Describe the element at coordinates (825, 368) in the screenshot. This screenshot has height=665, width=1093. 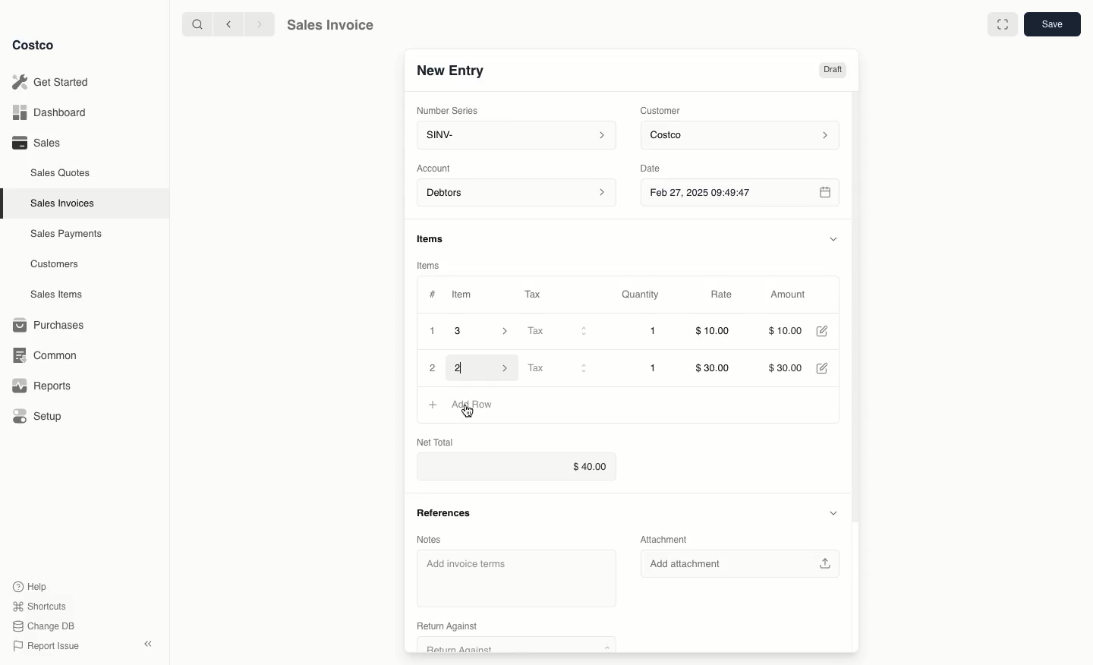
I see `Edit` at that location.